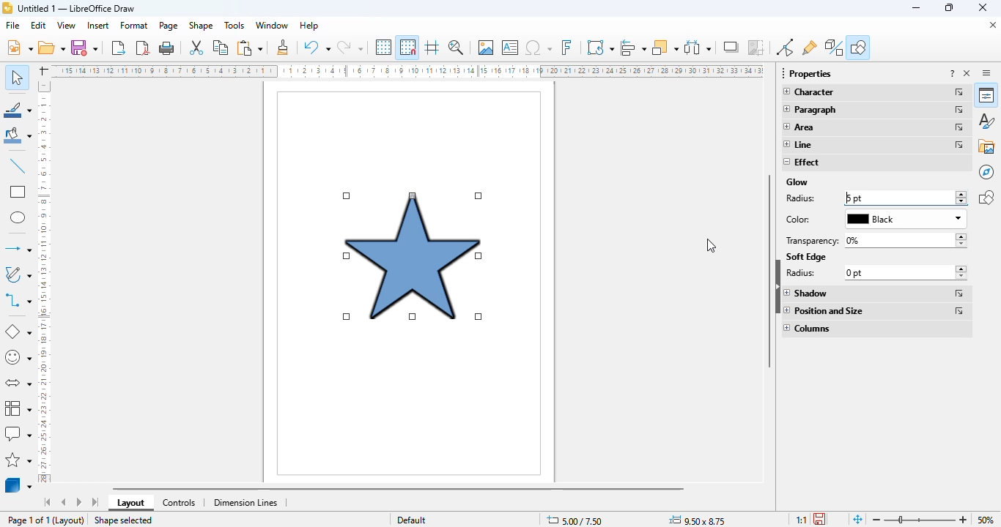 The height and width of the screenshot is (527, 1001). What do you see at coordinates (317, 47) in the screenshot?
I see `undo` at bounding box center [317, 47].